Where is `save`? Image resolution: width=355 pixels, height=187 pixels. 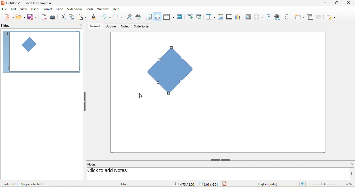
save is located at coordinates (226, 184).